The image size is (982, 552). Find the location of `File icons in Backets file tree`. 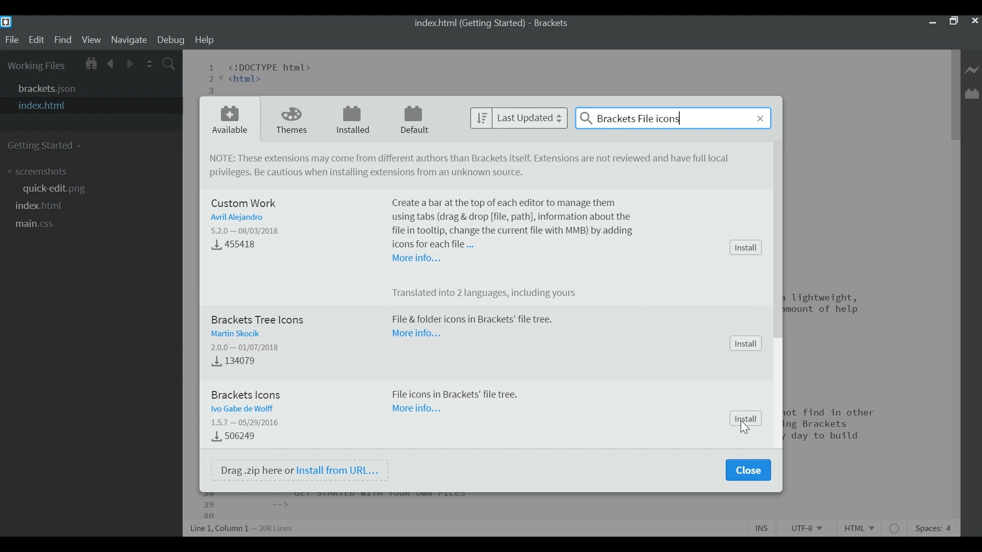

File icons in Backets file tree is located at coordinates (456, 395).